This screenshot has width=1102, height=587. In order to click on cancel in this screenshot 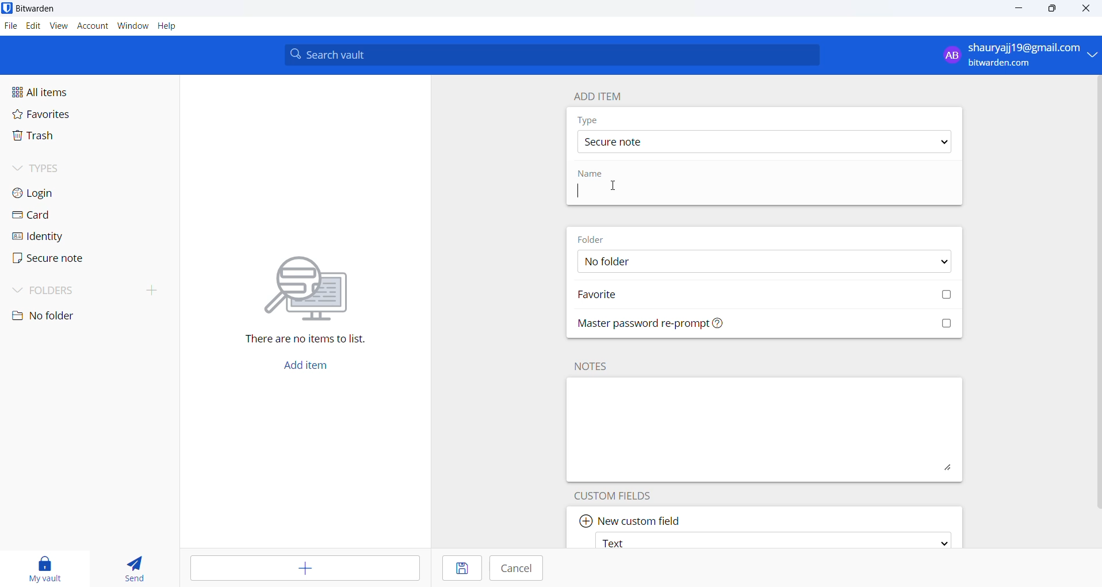, I will do `click(520, 569)`.